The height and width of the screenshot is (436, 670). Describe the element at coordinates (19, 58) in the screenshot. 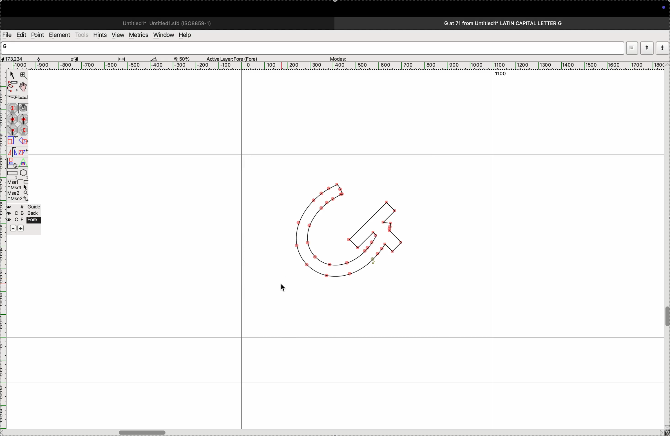

I see `cordinates` at that location.